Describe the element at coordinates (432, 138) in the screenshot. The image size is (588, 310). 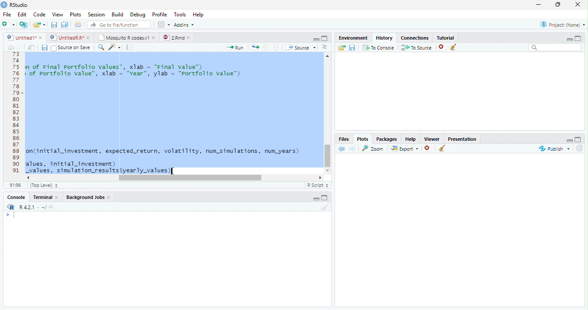
I see `Viewer` at that location.